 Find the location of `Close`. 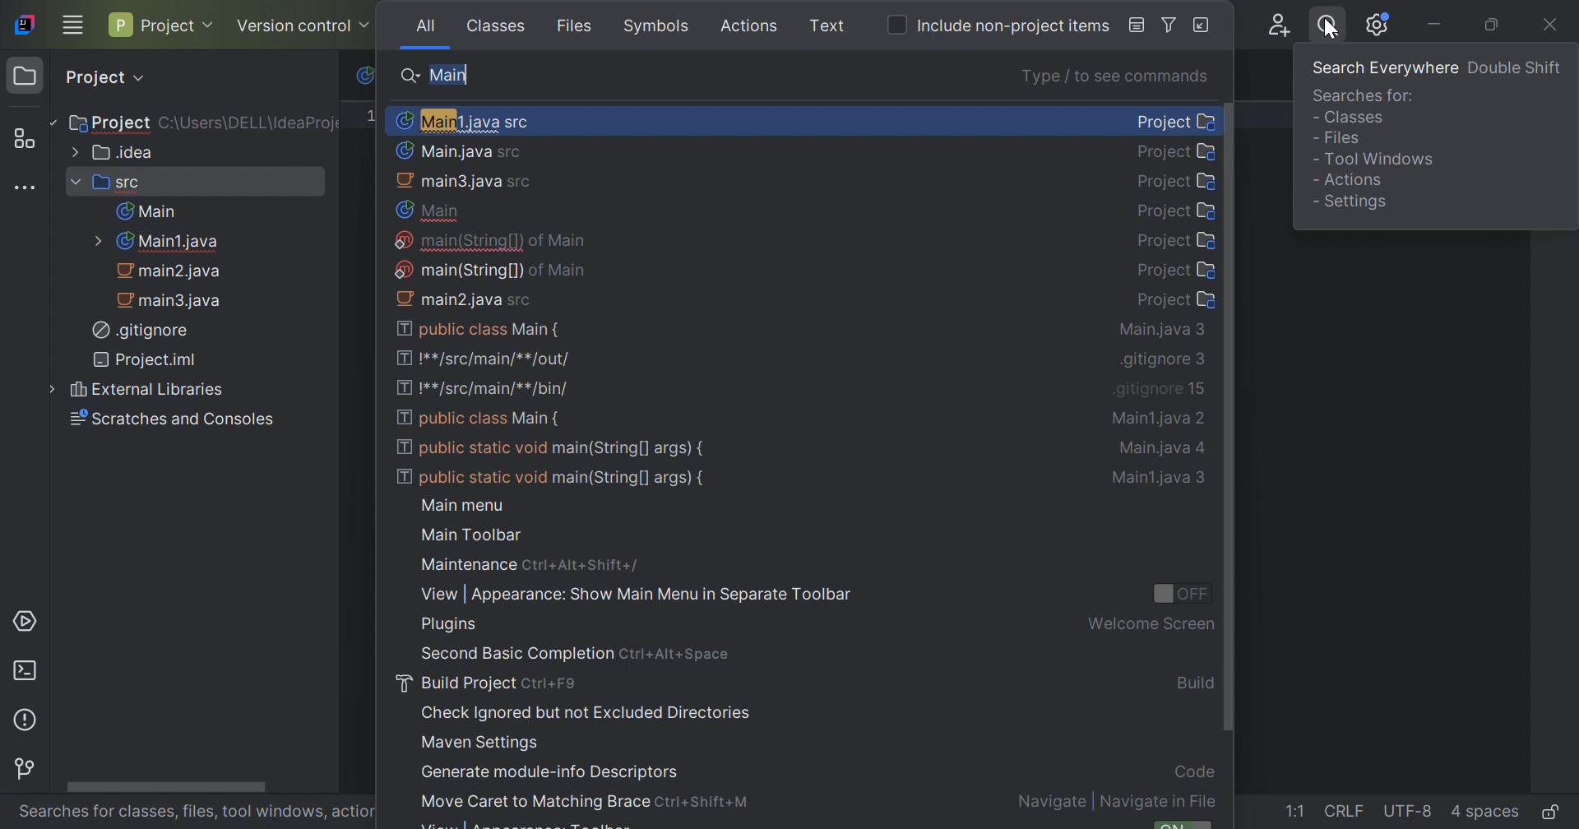

Close is located at coordinates (1555, 25).